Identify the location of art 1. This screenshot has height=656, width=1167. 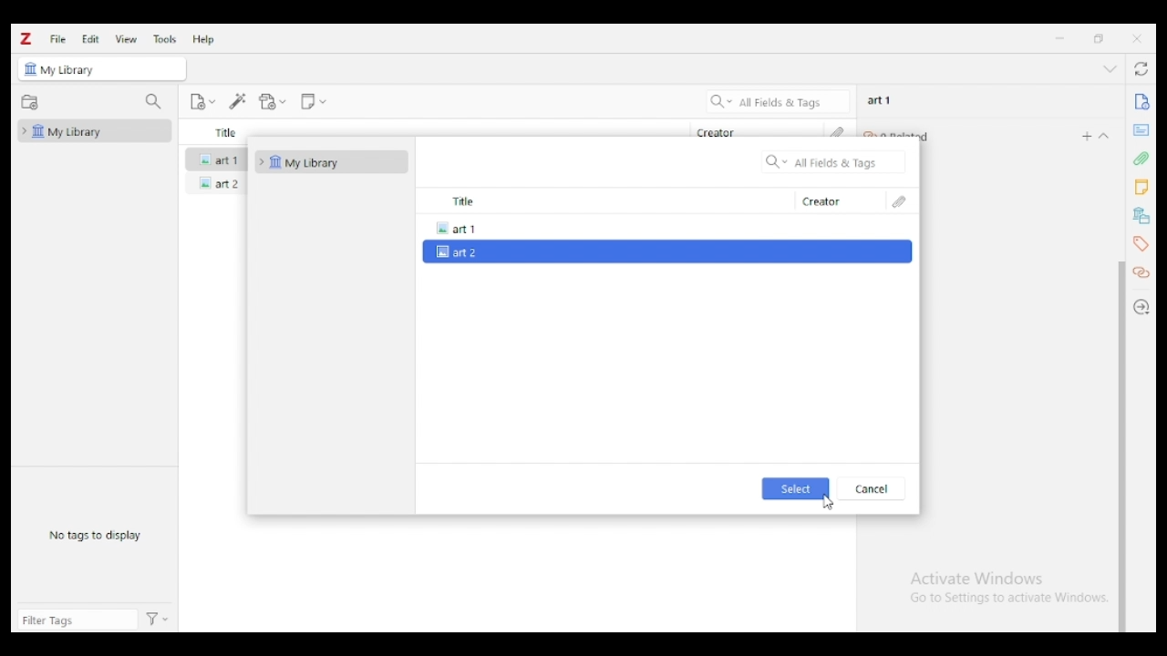
(880, 100).